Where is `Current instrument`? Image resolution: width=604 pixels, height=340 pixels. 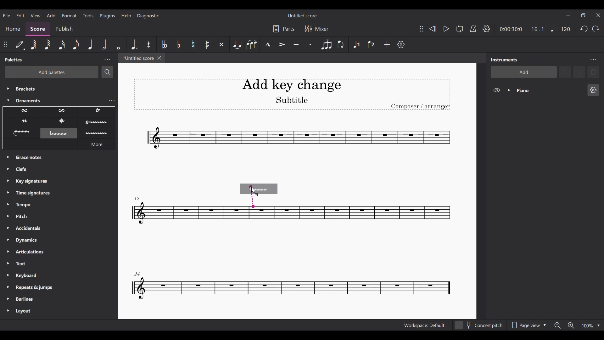
Current instrument is located at coordinates (549, 90).